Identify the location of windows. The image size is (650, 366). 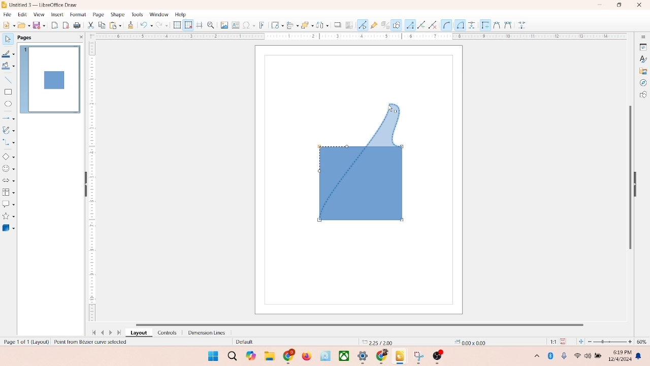
(212, 356).